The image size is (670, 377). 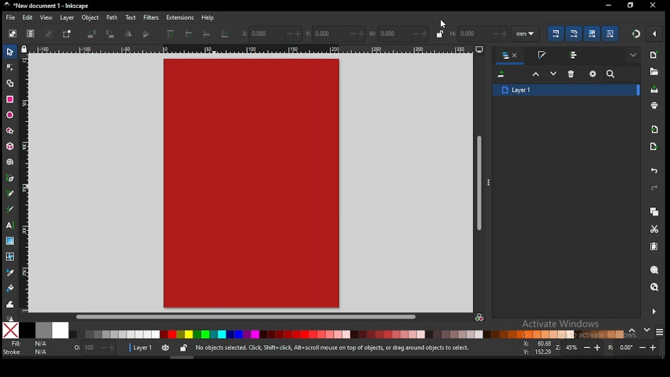 I want to click on edit, so click(x=29, y=18).